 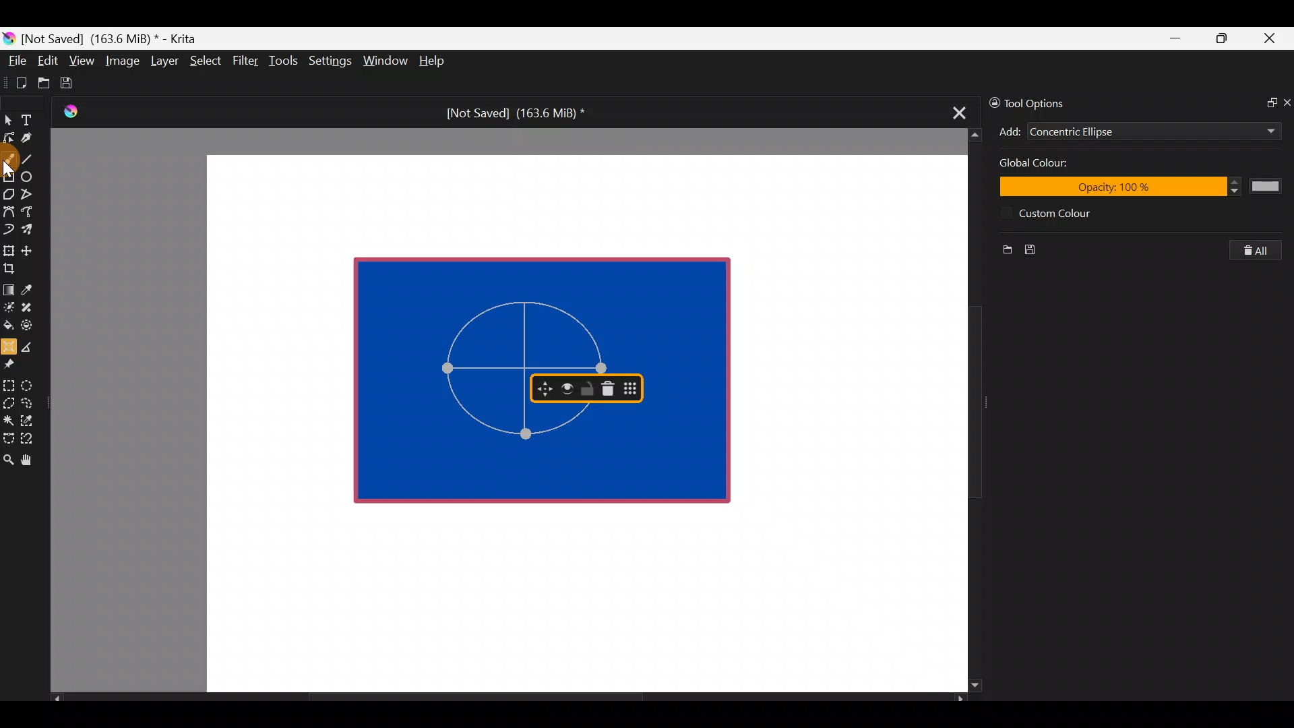 I want to click on Polygonal section tool, so click(x=8, y=400).